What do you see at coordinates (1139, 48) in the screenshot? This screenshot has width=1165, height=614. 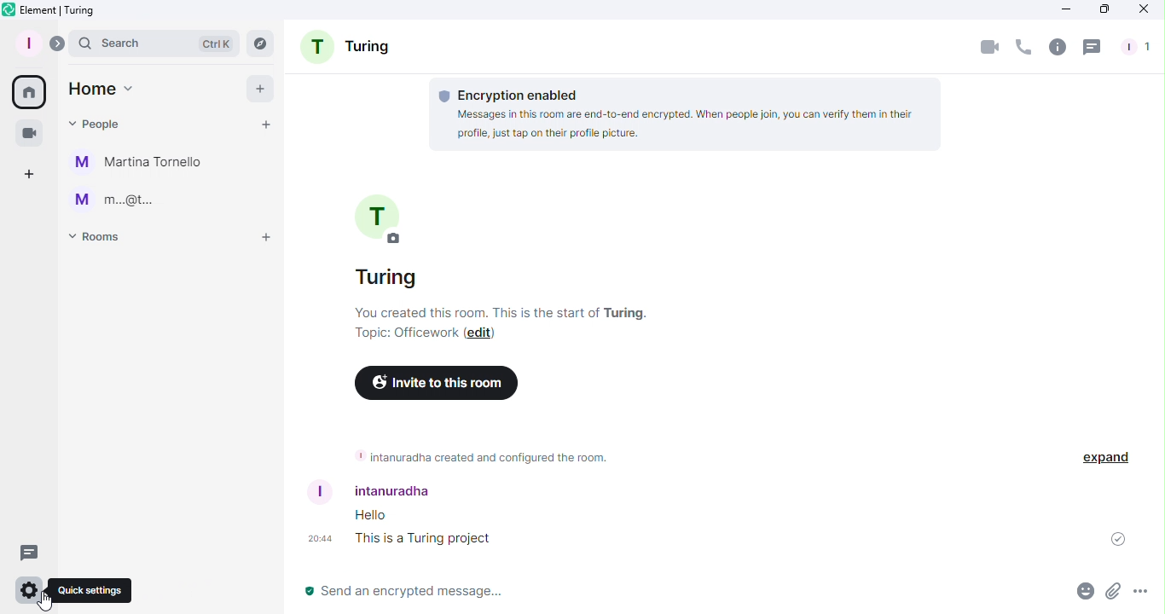 I see `People` at bounding box center [1139, 48].